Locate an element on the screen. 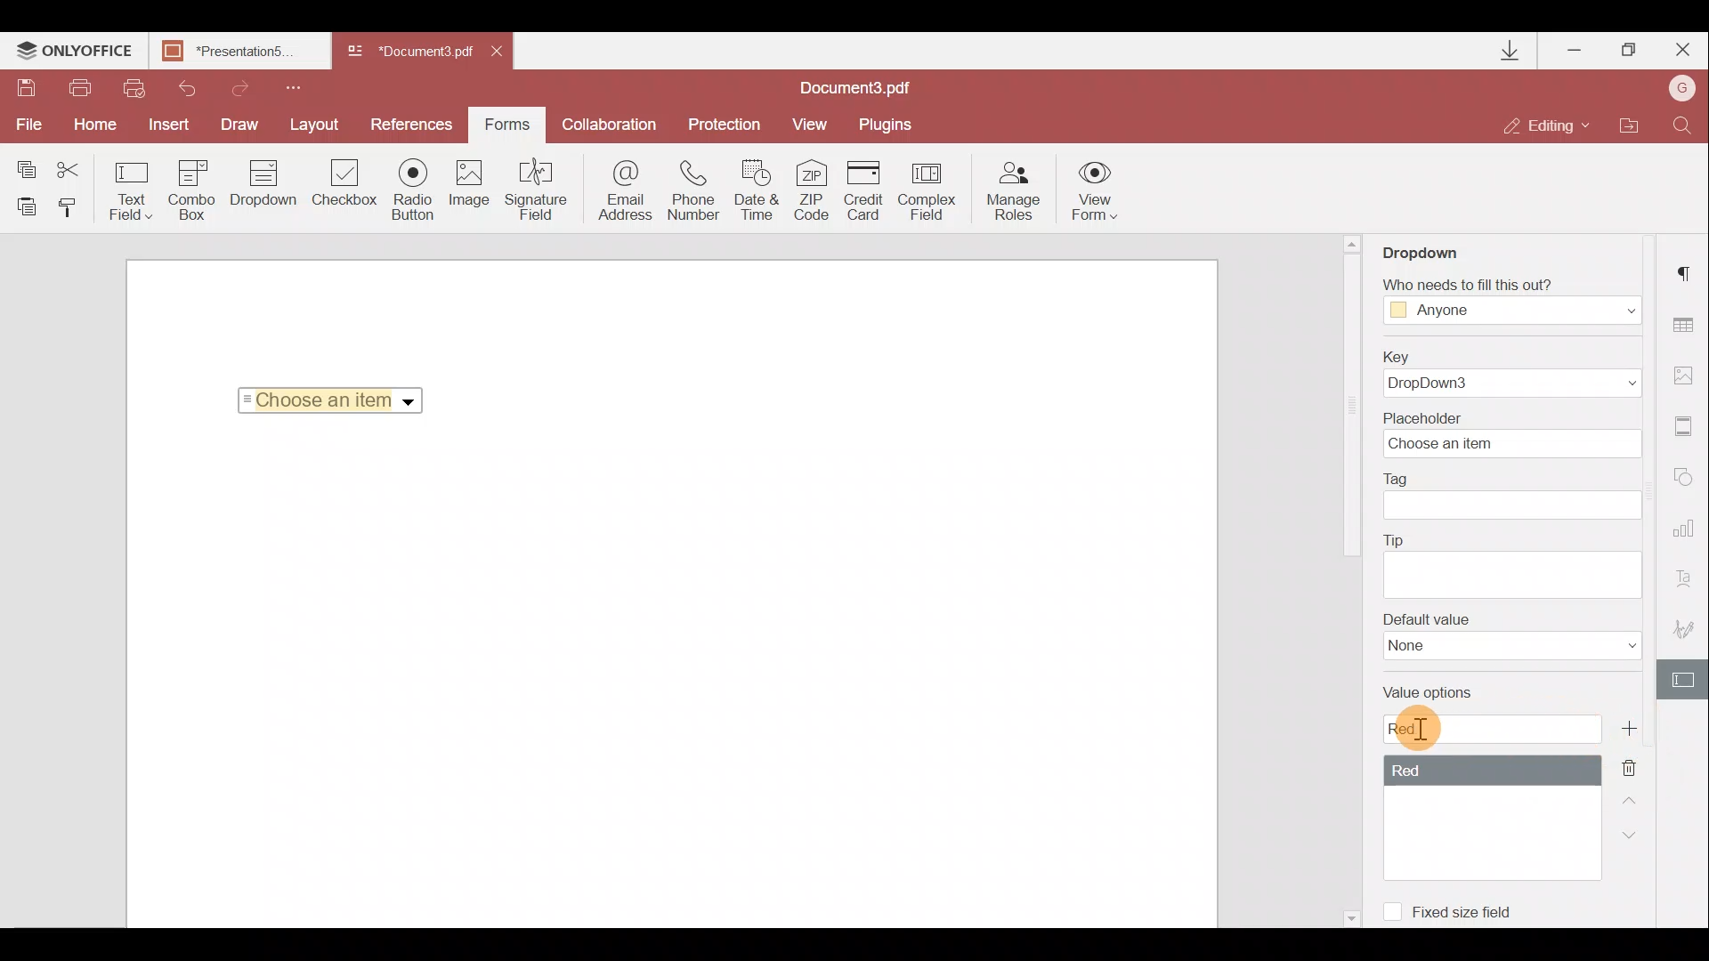 Image resolution: width=1709 pixels, height=961 pixels. Print file is located at coordinates (85, 88).